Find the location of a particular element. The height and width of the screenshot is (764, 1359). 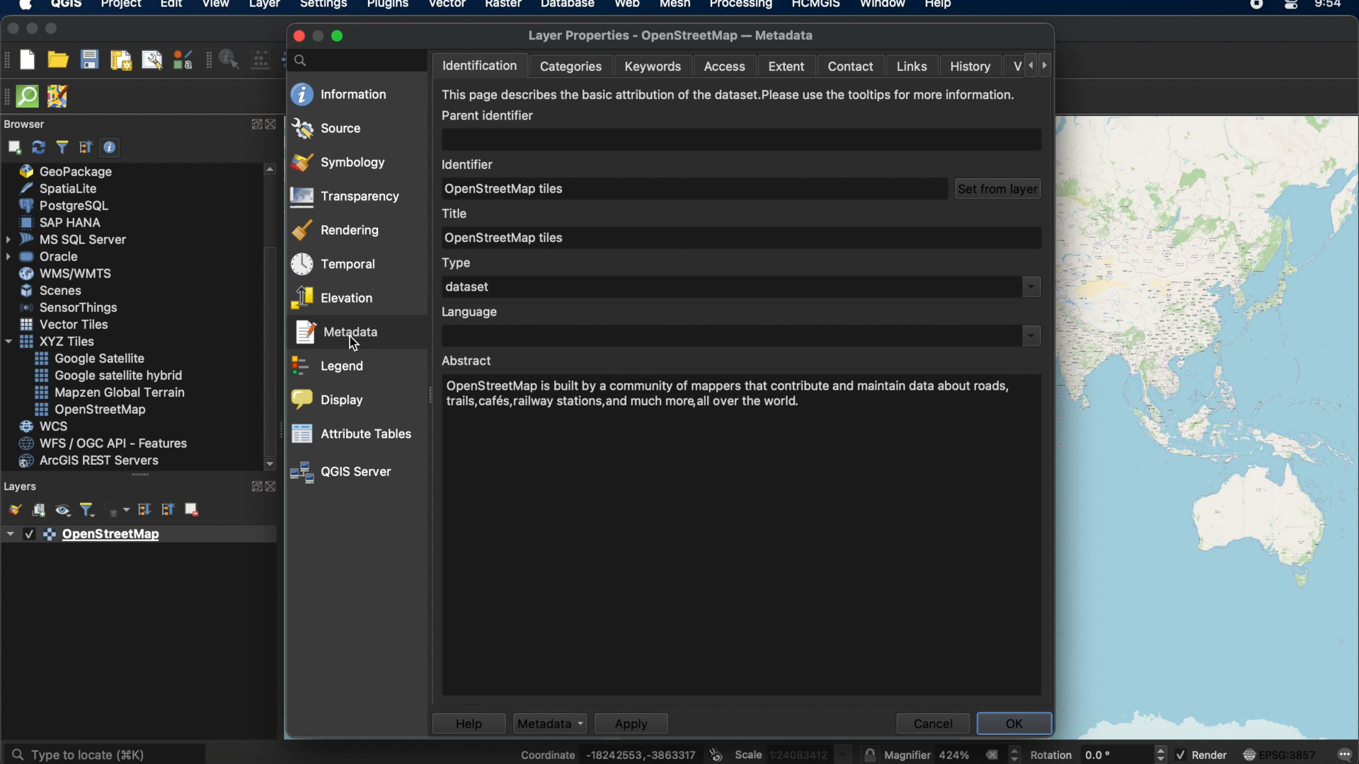

dropdown is located at coordinates (1029, 336).